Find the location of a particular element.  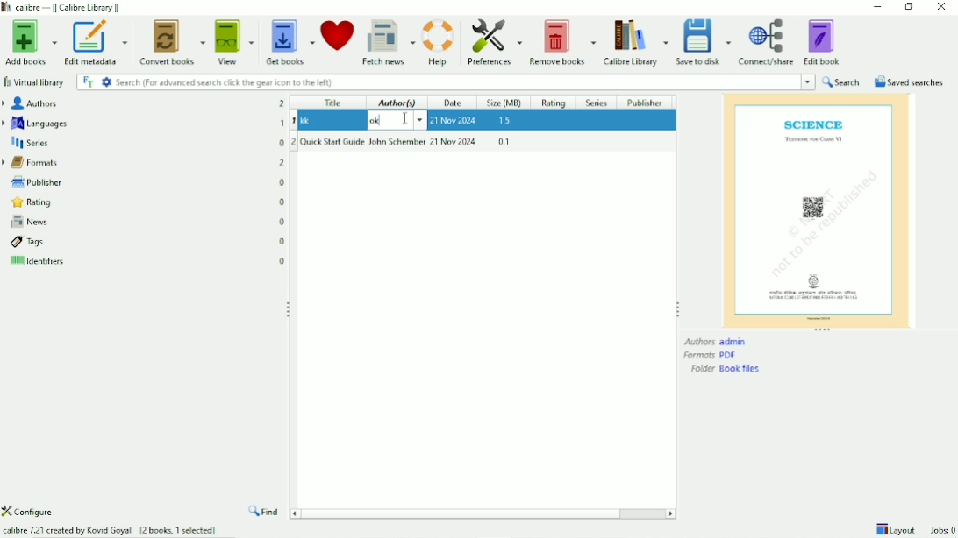

Publisher is located at coordinates (142, 182).